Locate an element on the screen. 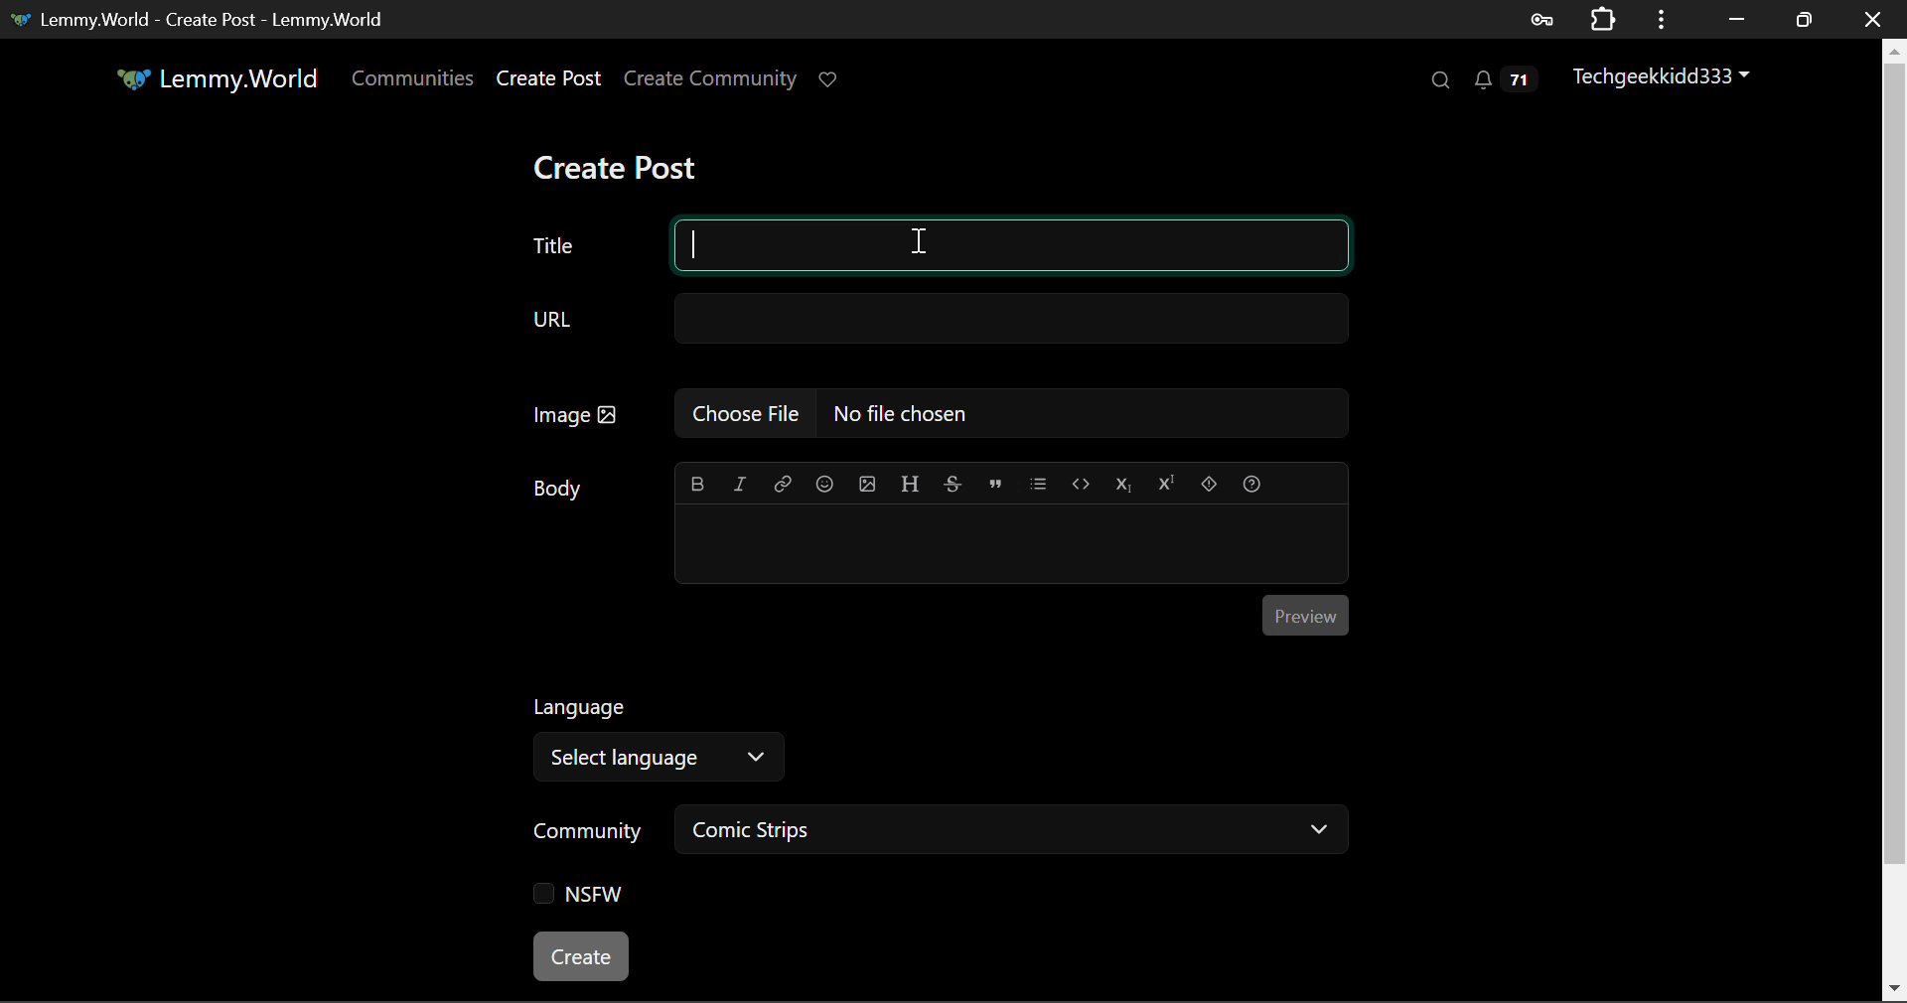 This screenshot has height=1003, width=1907. Create Community is located at coordinates (710, 76).